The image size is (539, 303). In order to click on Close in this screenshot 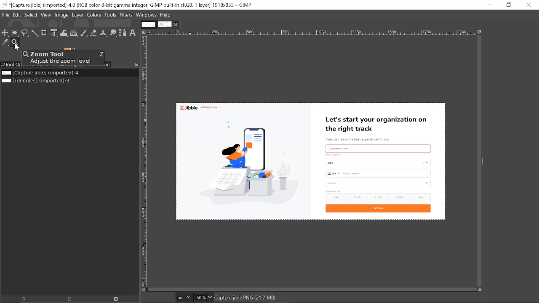, I will do `click(528, 5)`.